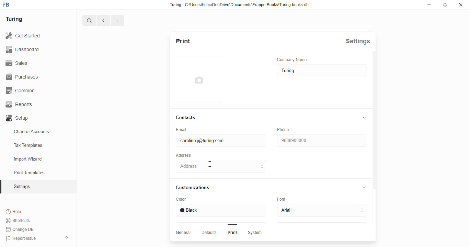  I want to click on change DB, so click(20, 230).